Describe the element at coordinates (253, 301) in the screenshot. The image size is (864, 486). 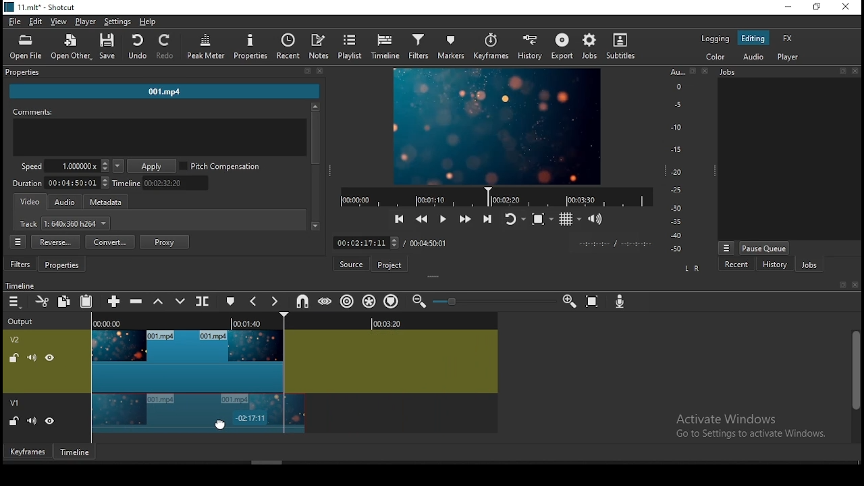
I see `previous marker` at that location.